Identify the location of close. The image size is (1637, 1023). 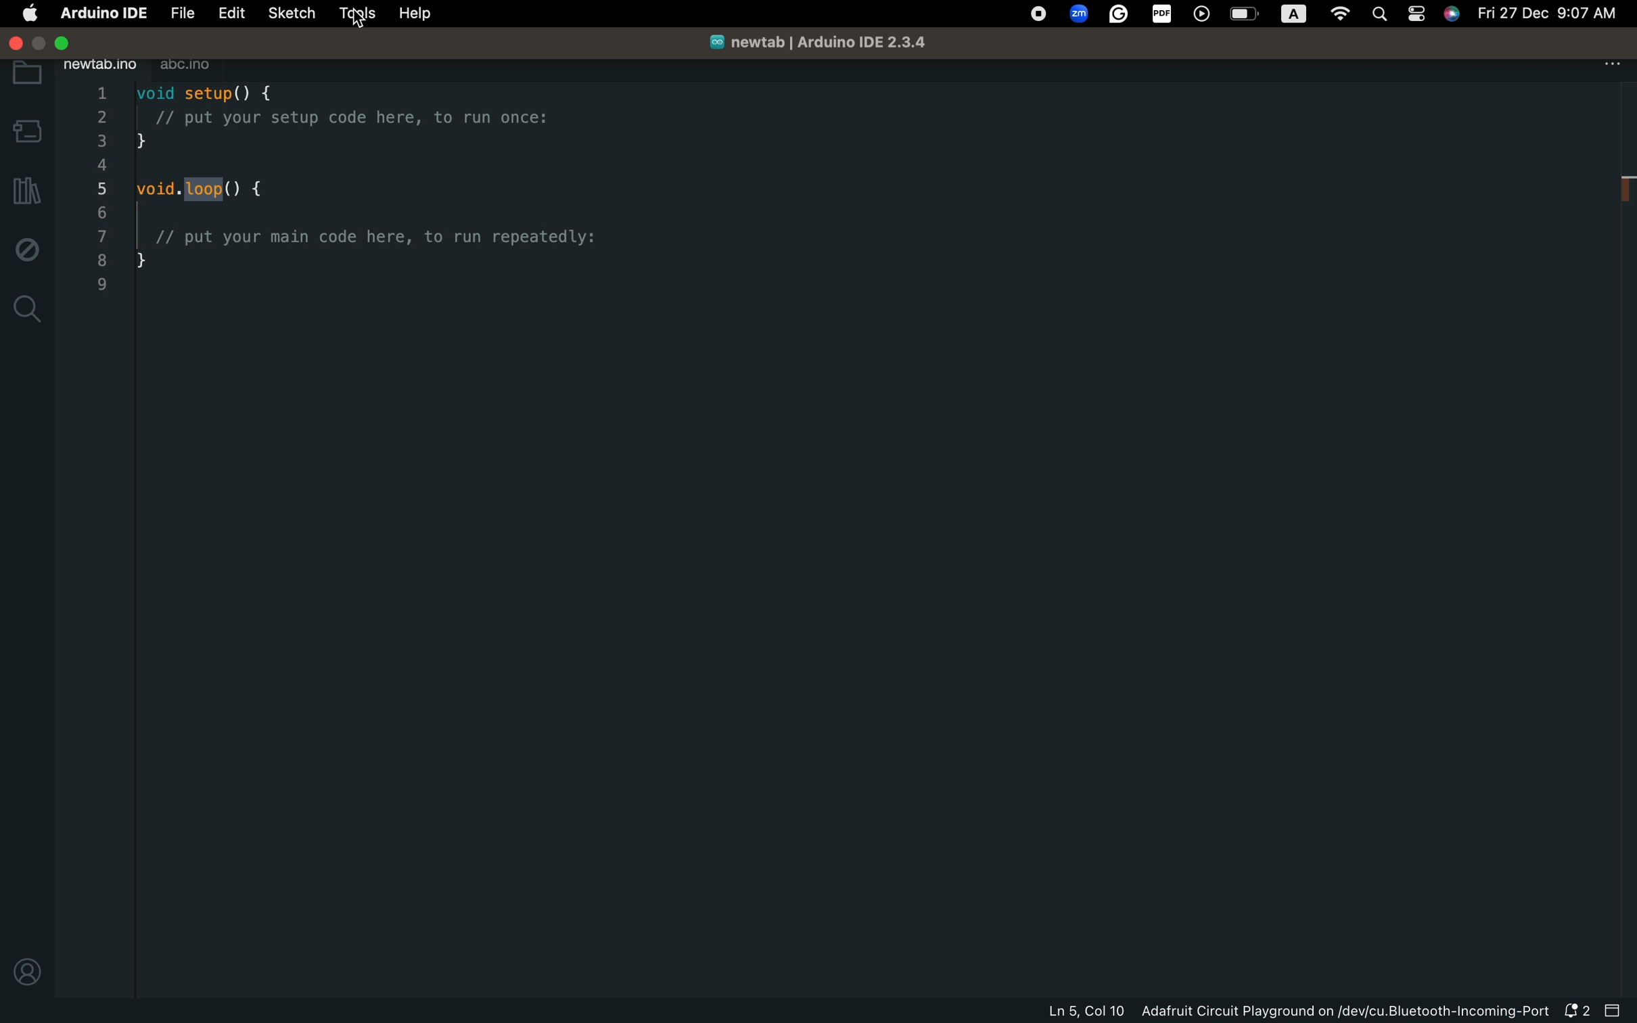
(17, 44).